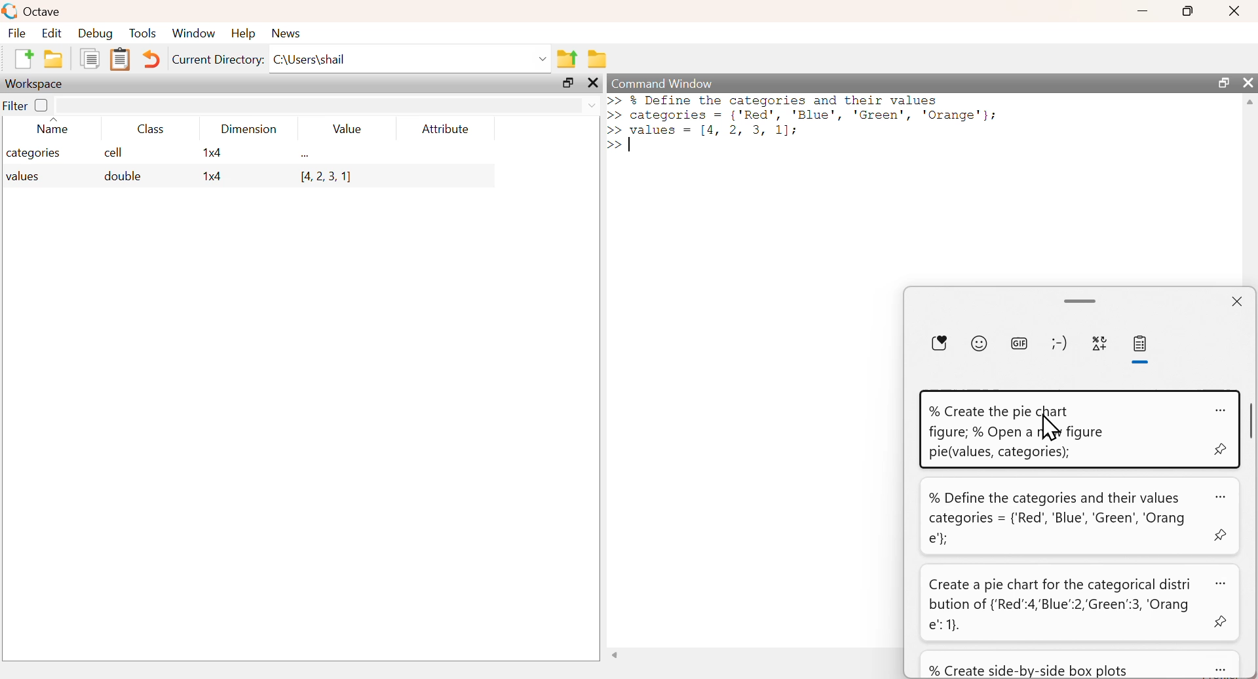  Describe the element at coordinates (804, 125) in the screenshot. I see `>> % Define the categorles and their values

>> categories = {'Red', 'Blue', 'Green', 'Orange'};
>> values = [4, 2, 3, 1]:

>> |` at that location.